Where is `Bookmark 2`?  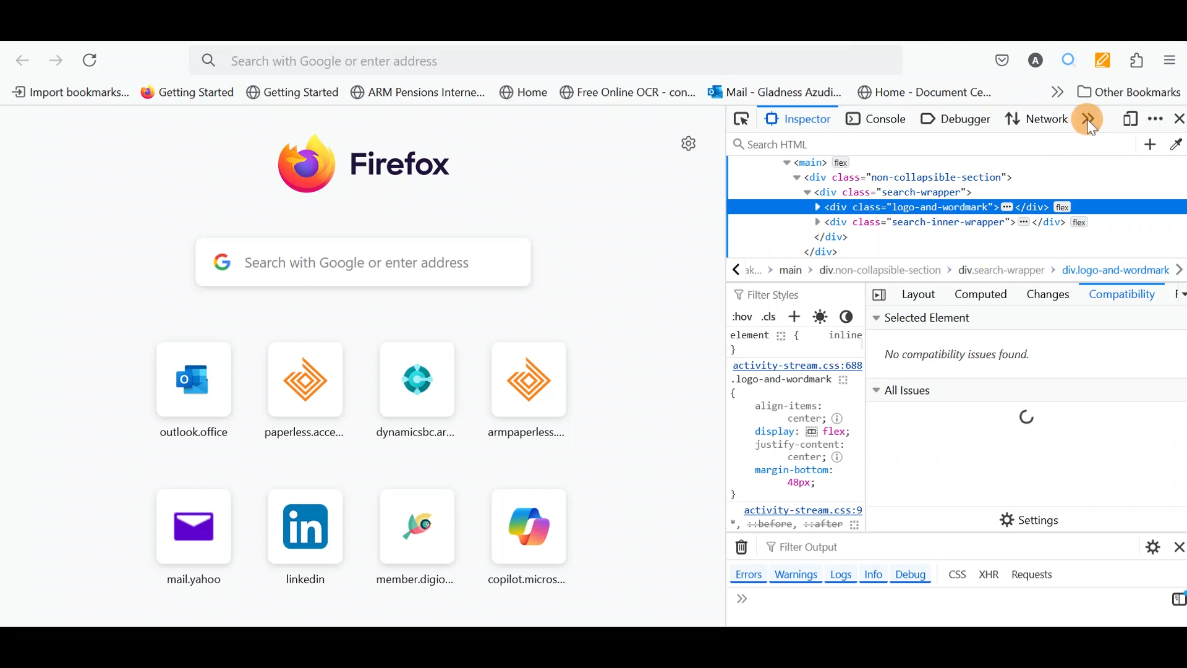 Bookmark 2 is located at coordinates (187, 92).